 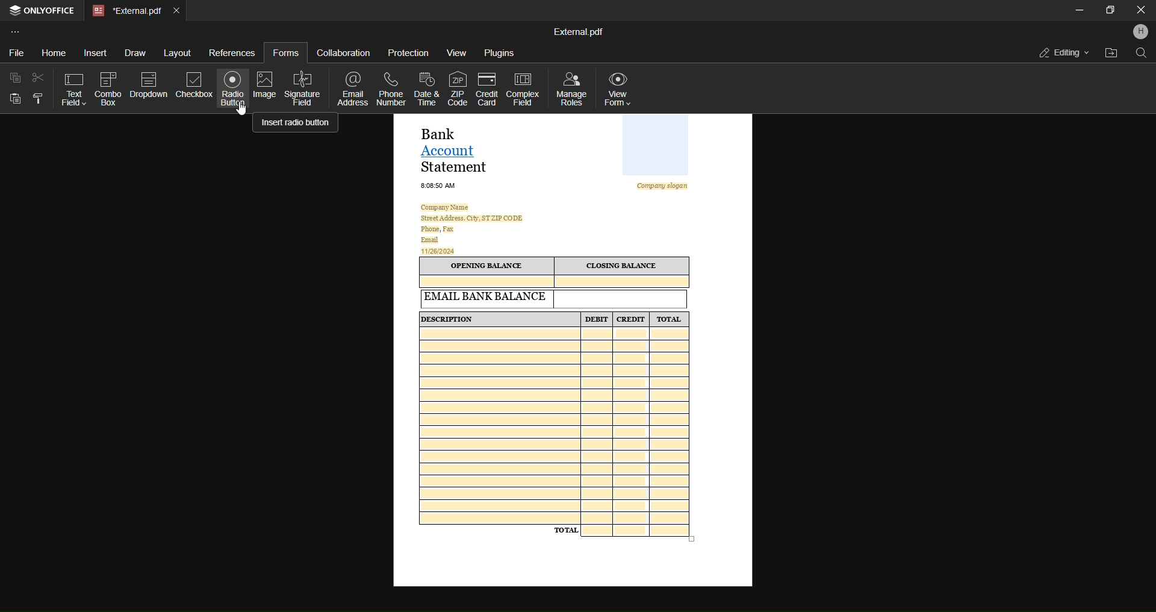 What do you see at coordinates (134, 53) in the screenshot?
I see `draw` at bounding box center [134, 53].